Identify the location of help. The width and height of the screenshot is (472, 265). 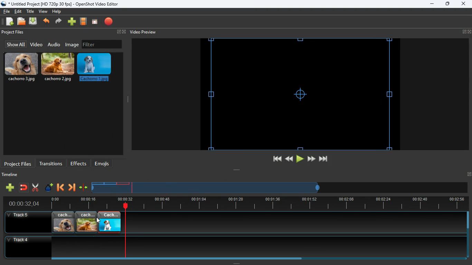
(56, 12).